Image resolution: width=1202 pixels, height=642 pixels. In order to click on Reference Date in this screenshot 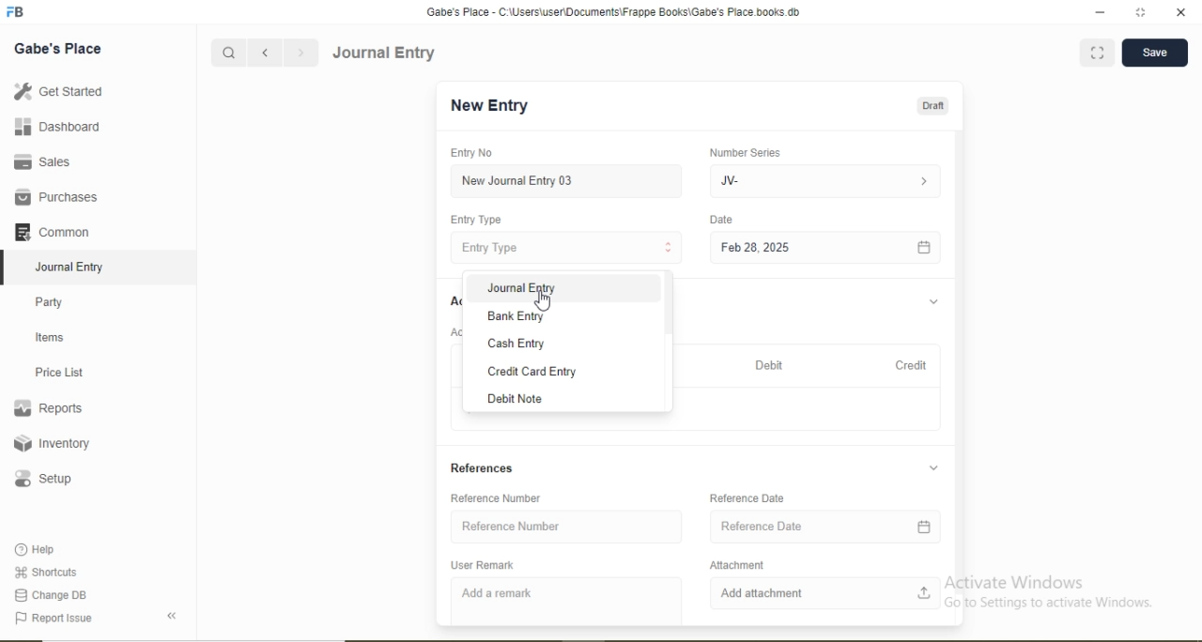, I will do `click(747, 498)`.